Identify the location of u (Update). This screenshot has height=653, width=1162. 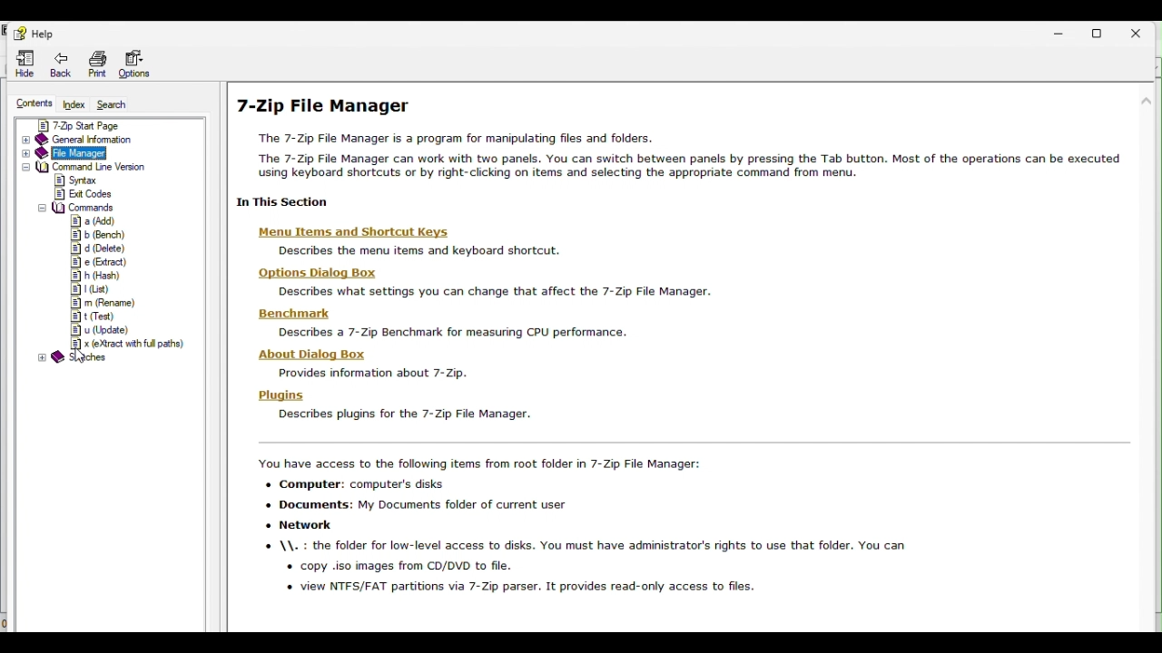
(103, 330).